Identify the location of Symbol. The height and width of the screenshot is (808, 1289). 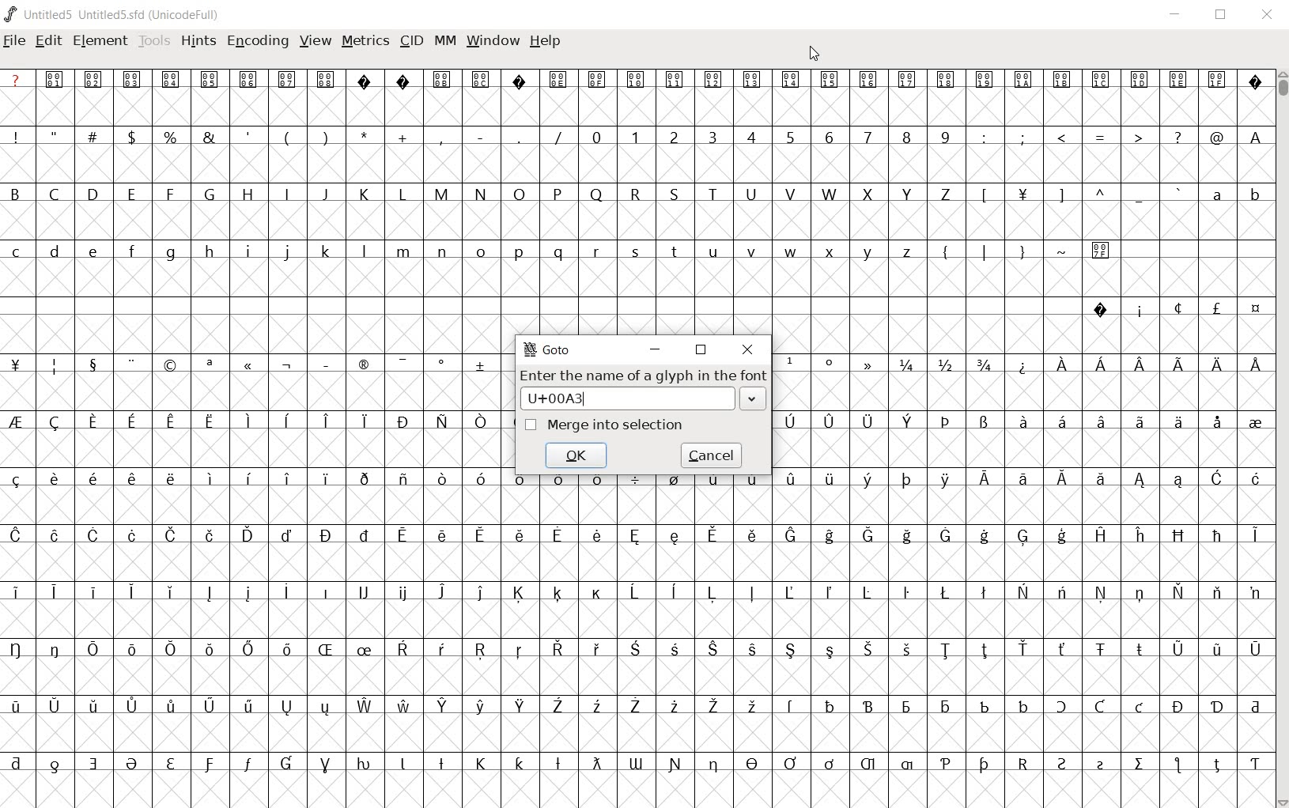
(830, 705).